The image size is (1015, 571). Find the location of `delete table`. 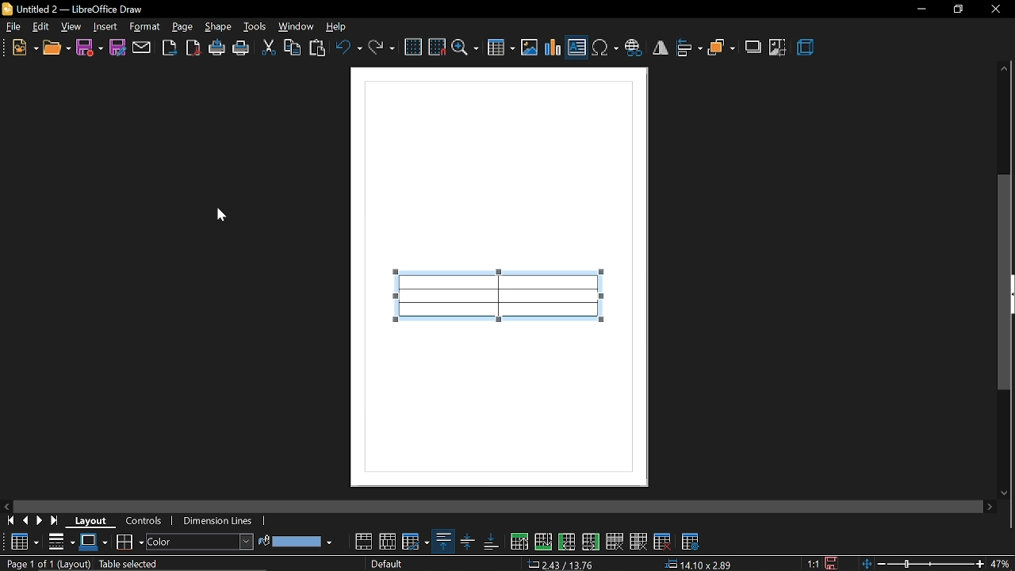

delete table is located at coordinates (665, 543).